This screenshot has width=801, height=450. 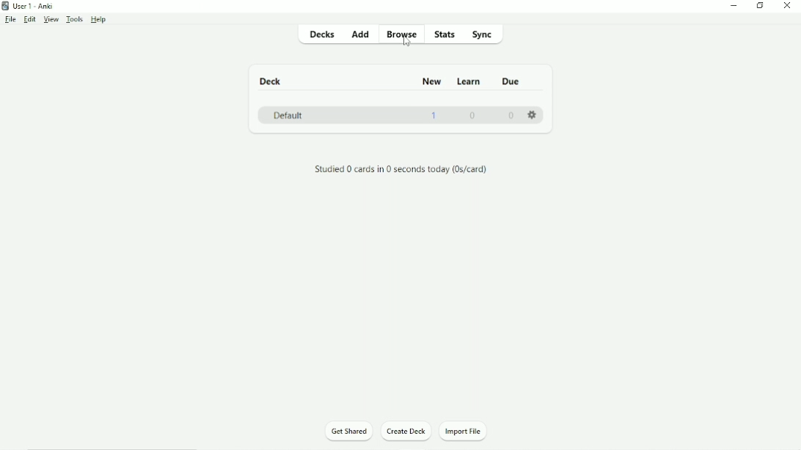 I want to click on Deck, so click(x=269, y=81).